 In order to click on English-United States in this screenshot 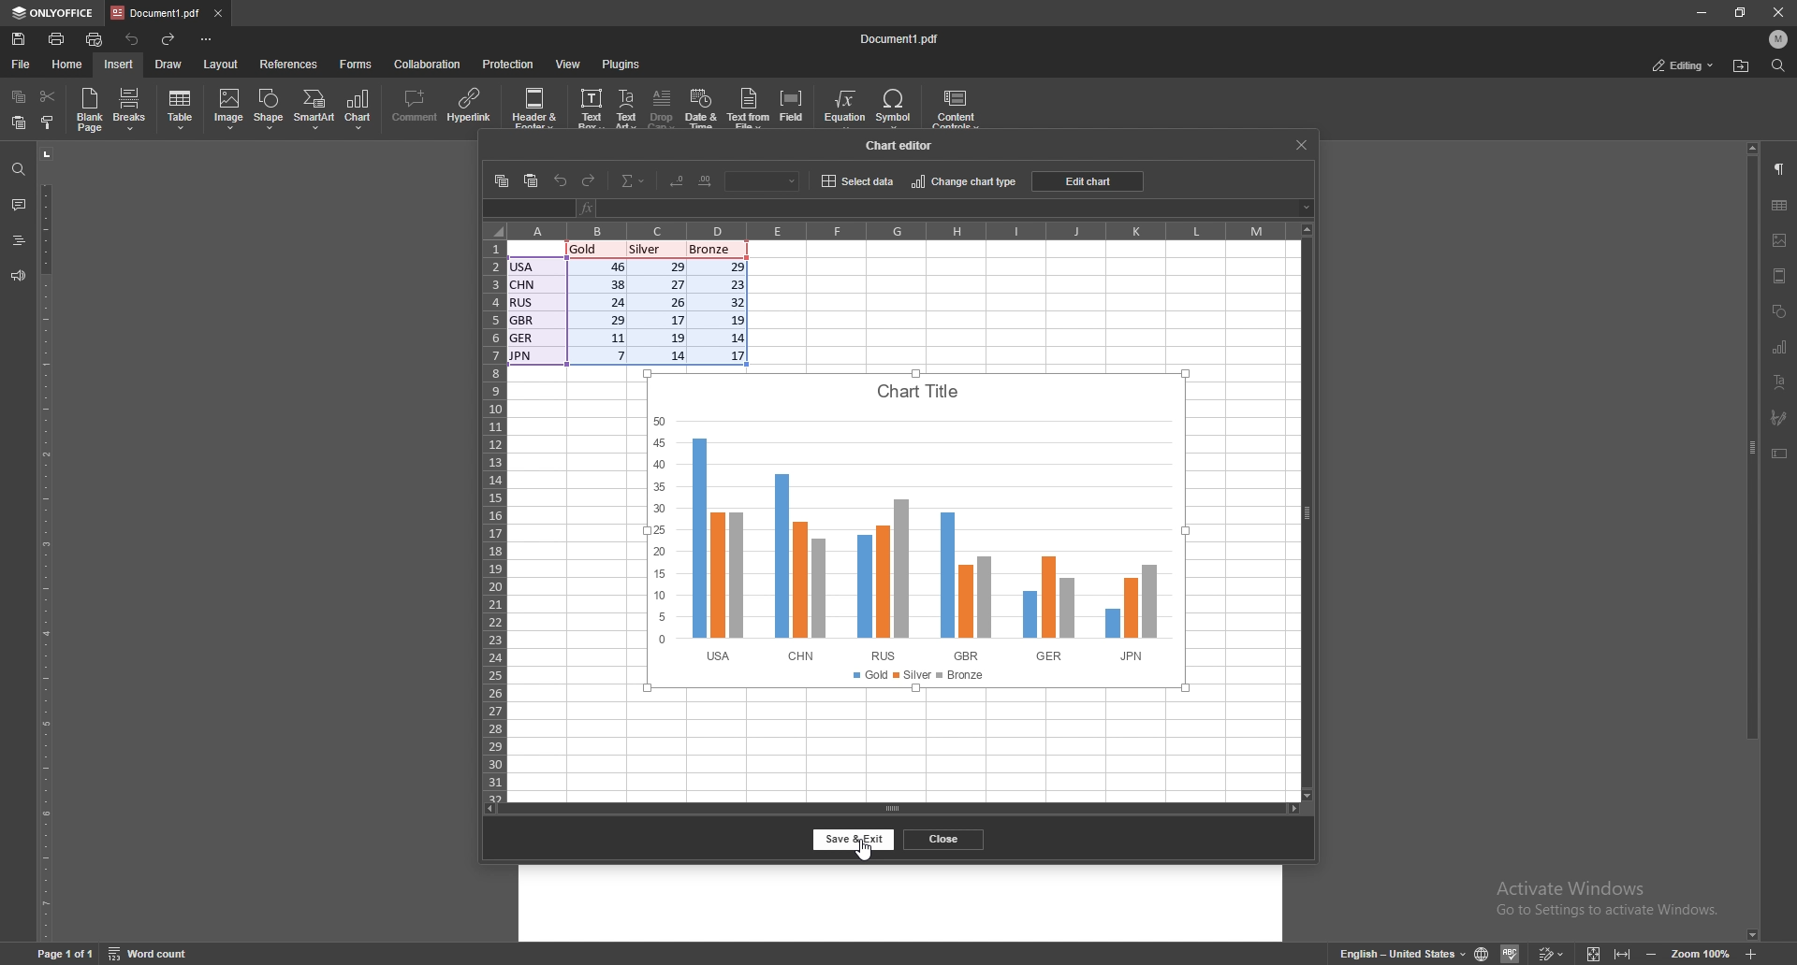, I will do `click(1430, 953)`.